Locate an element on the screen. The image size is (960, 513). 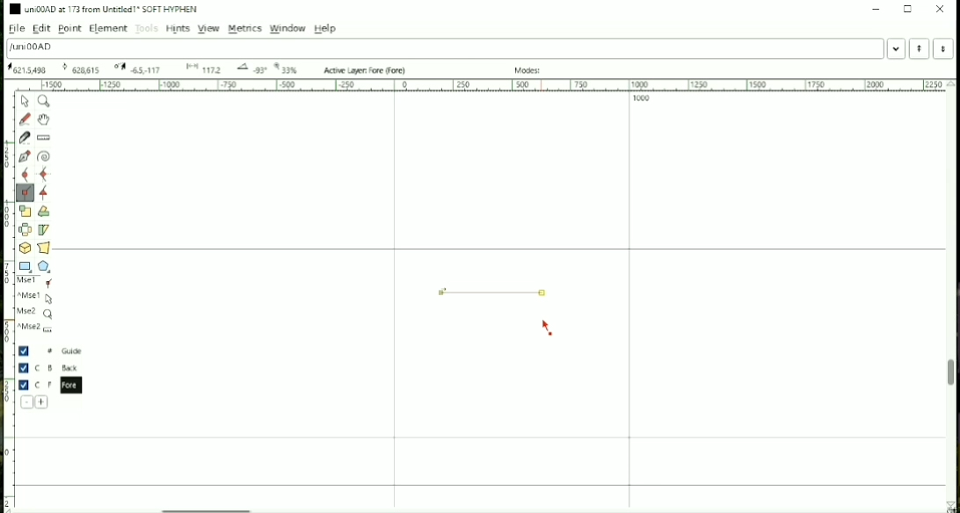
Mse1 is located at coordinates (38, 283).